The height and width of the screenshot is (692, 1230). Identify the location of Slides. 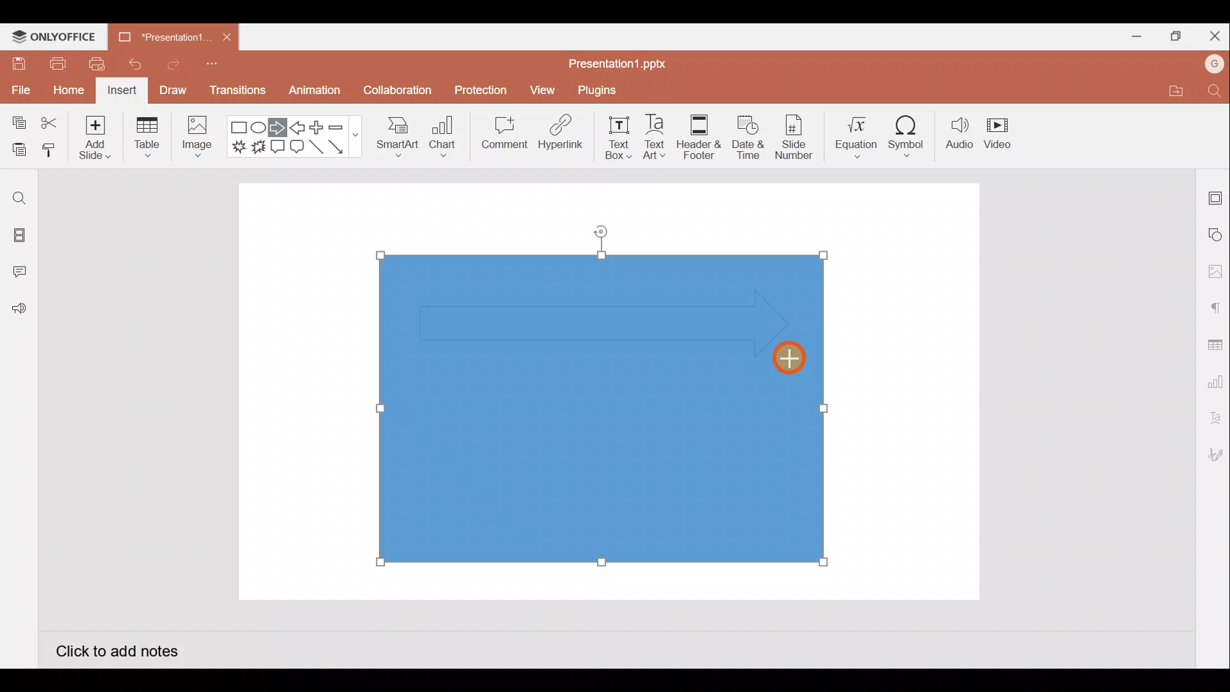
(18, 237).